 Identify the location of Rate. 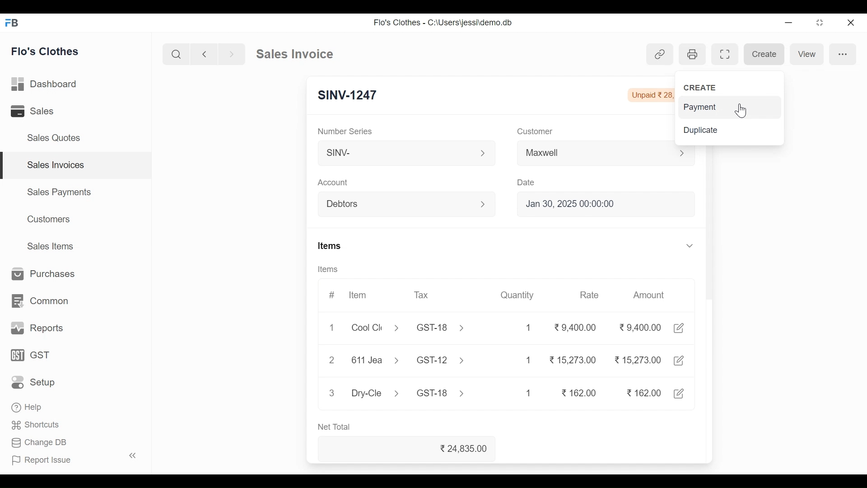
(591, 295).